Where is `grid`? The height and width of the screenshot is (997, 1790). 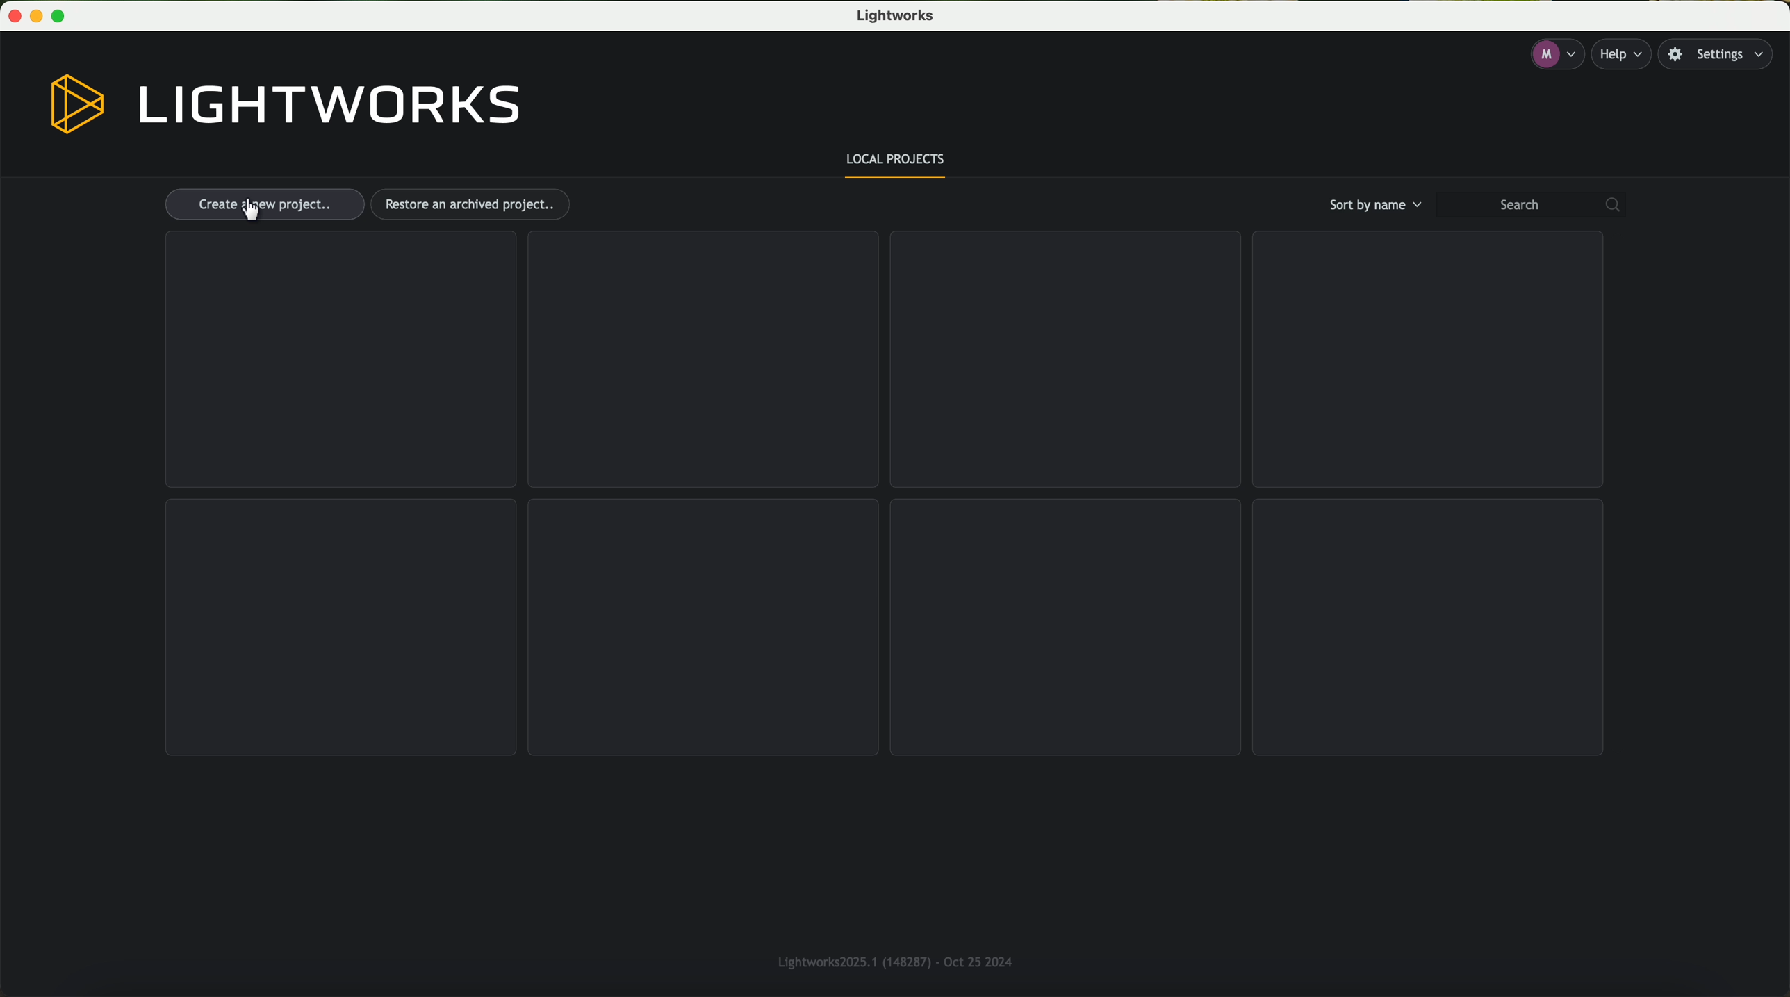
grid is located at coordinates (341, 627).